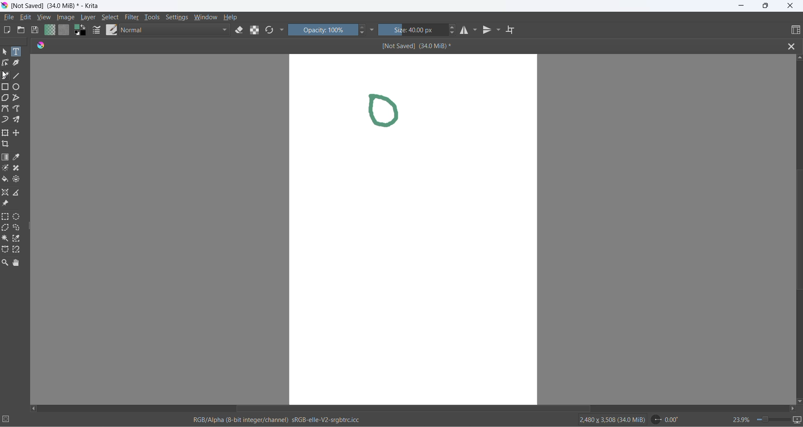  What do you see at coordinates (81, 30) in the screenshot?
I see `swap foreground with background color` at bounding box center [81, 30].